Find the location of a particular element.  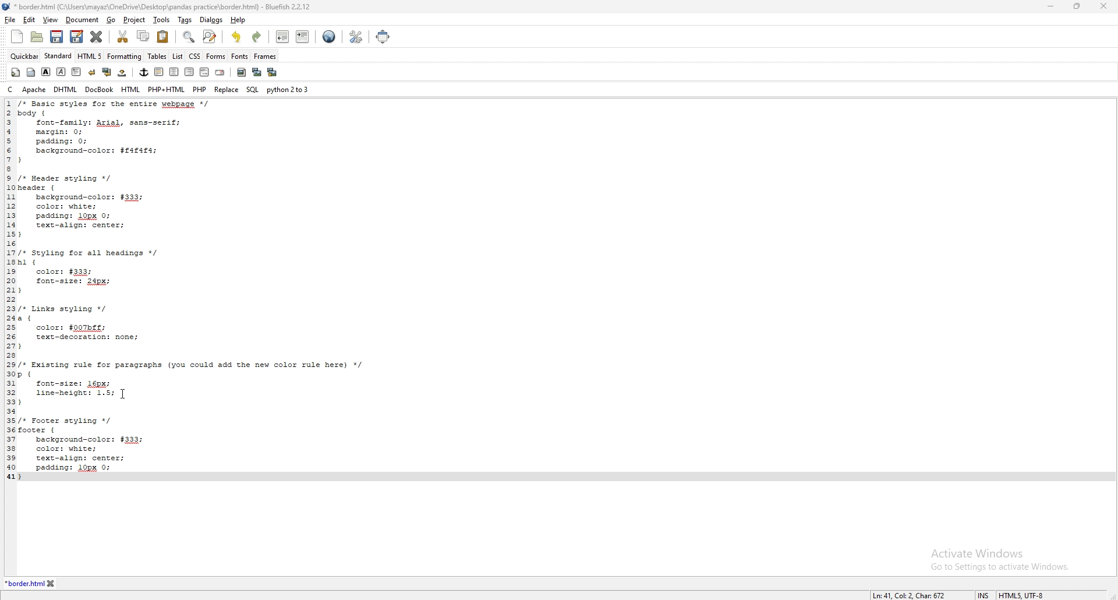

formatting is located at coordinates (125, 56).